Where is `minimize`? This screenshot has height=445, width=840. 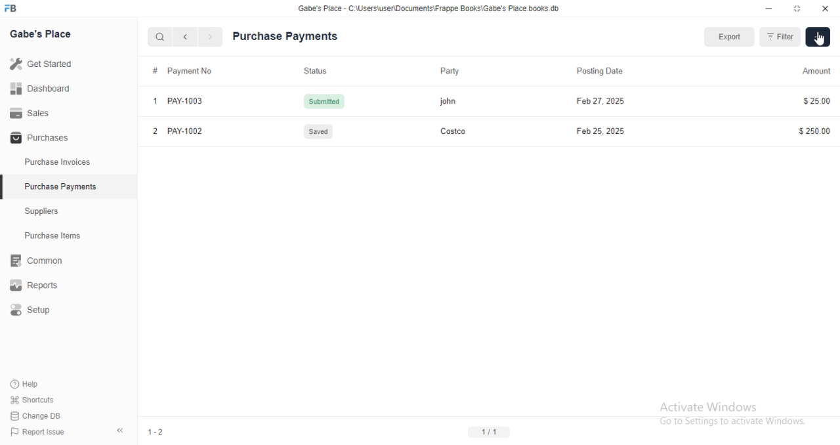 minimize is located at coordinates (765, 8).